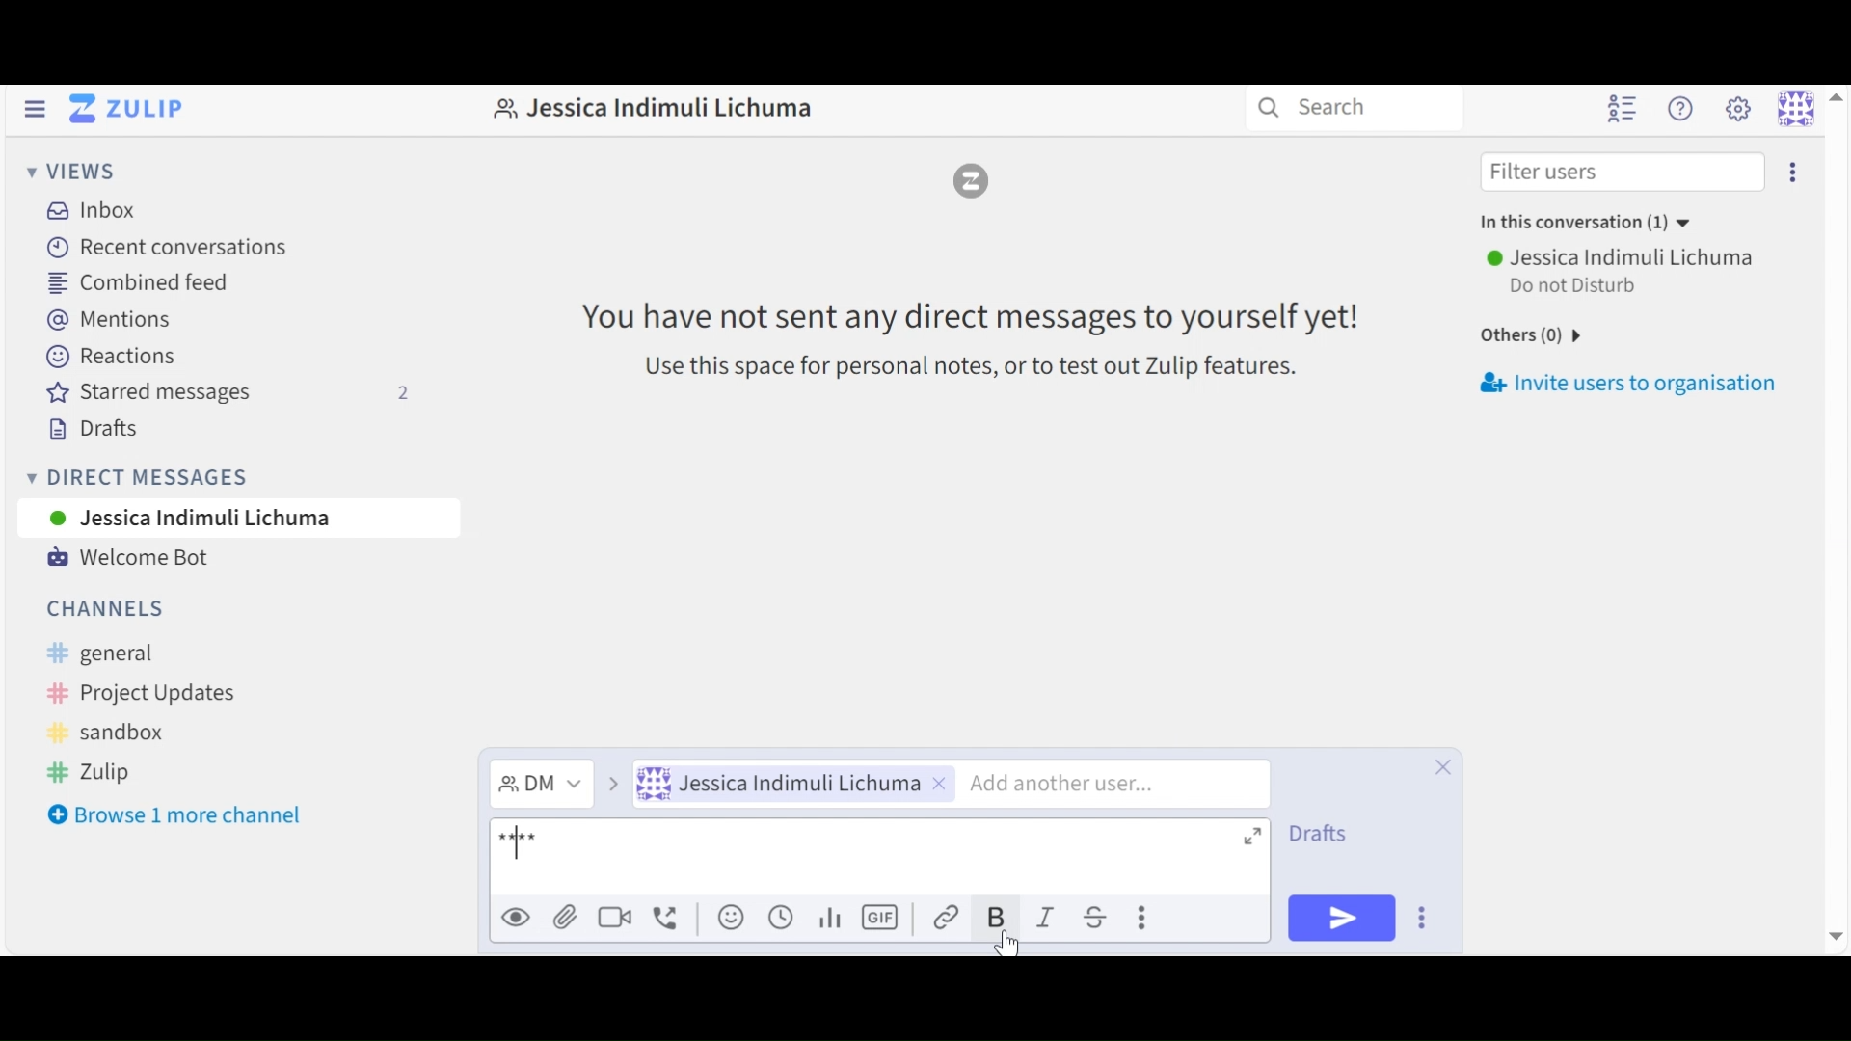  What do you see at coordinates (779, 917) in the screenshot?
I see `Add global time` at bounding box center [779, 917].